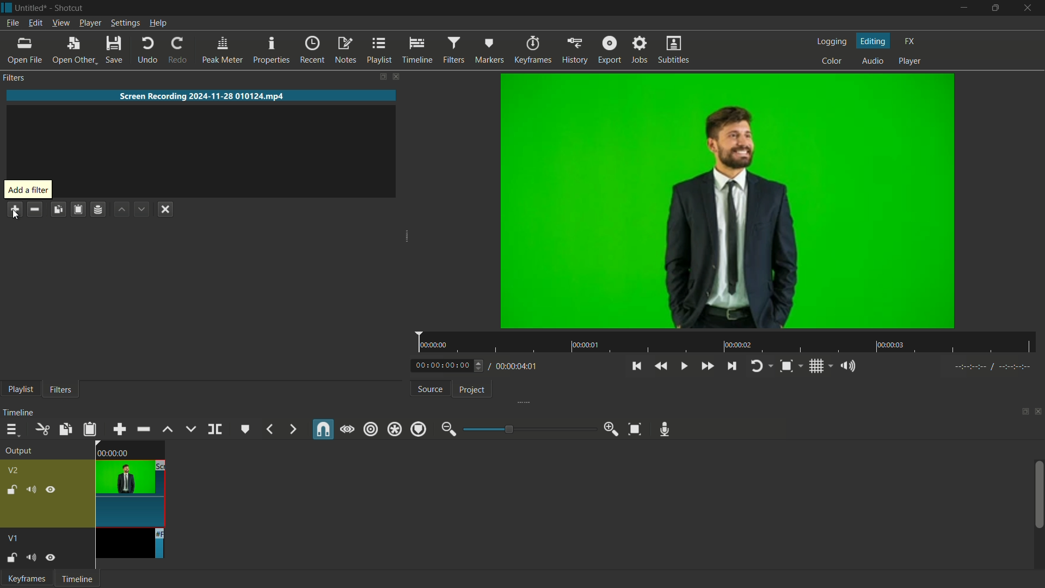 This screenshot has height=588, width=1045. What do you see at coordinates (166, 209) in the screenshot?
I see `deselect the filter` at bounding box center [166, 209].